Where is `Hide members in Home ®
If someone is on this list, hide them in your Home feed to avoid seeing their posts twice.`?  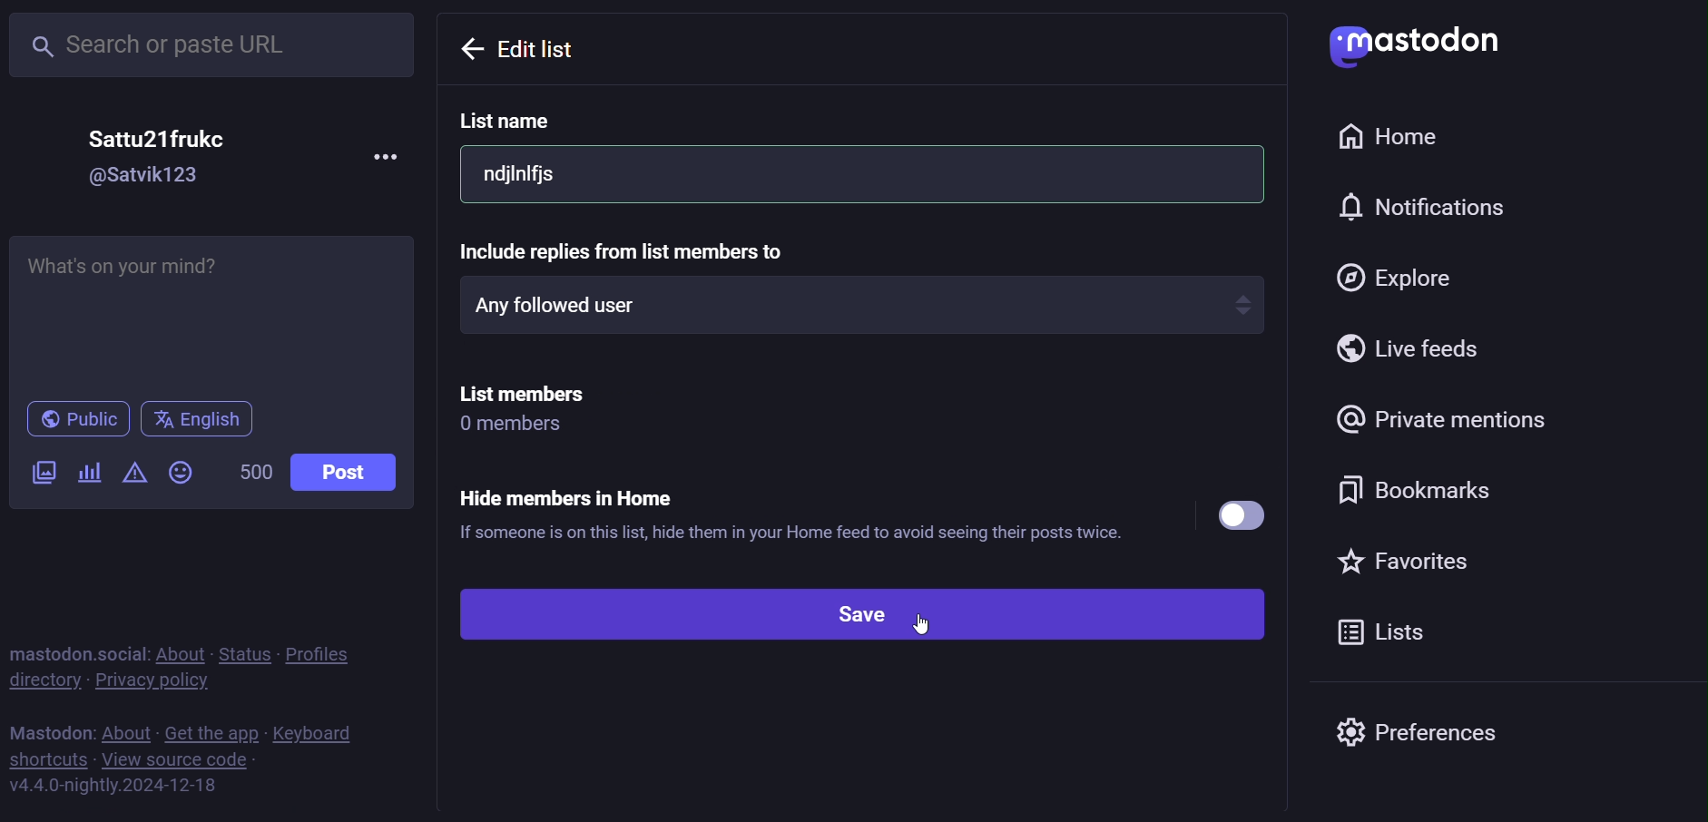 Hide members in Home ®
If someone is on this list, hide them in your Home feed to avoid seeing their posts twice. is located at coordinates (859, 518).